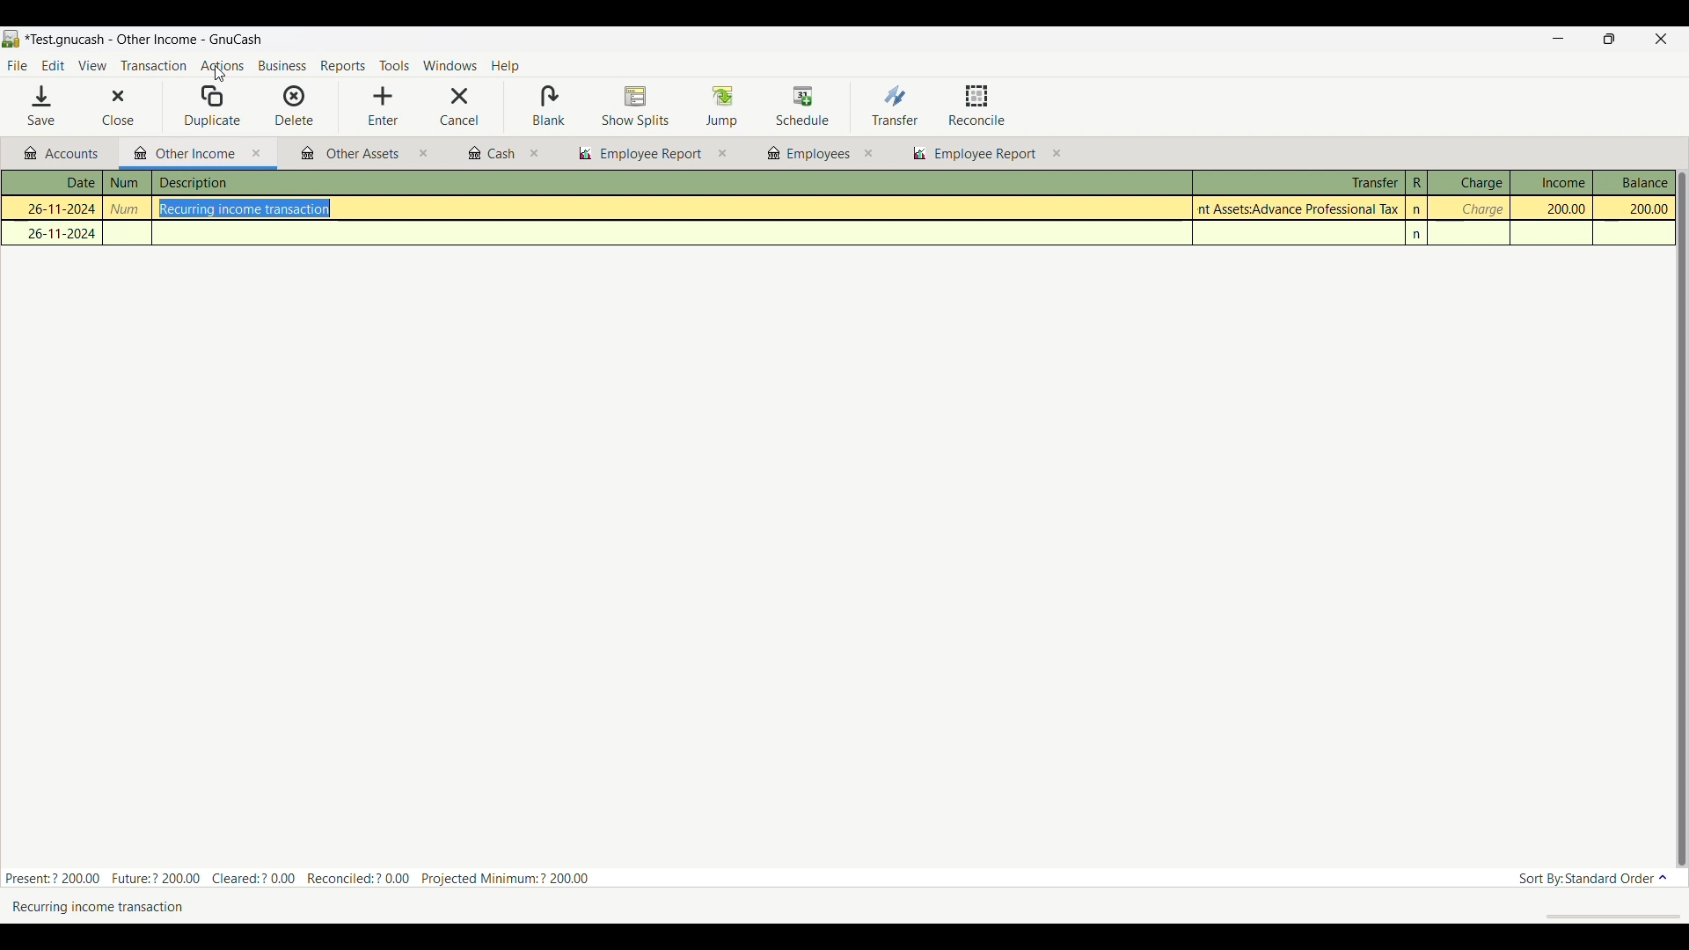 This screenshot has height=950, width=1689. I want to click on num, so click(128, 209).